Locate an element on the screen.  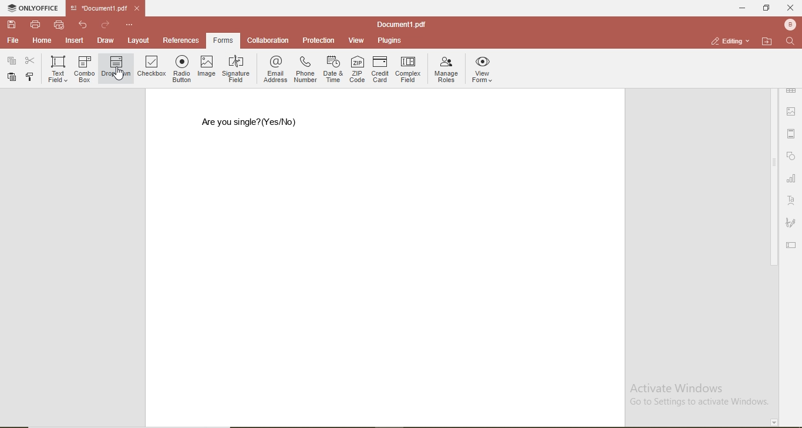
restore is located at coordinates (768, 9).